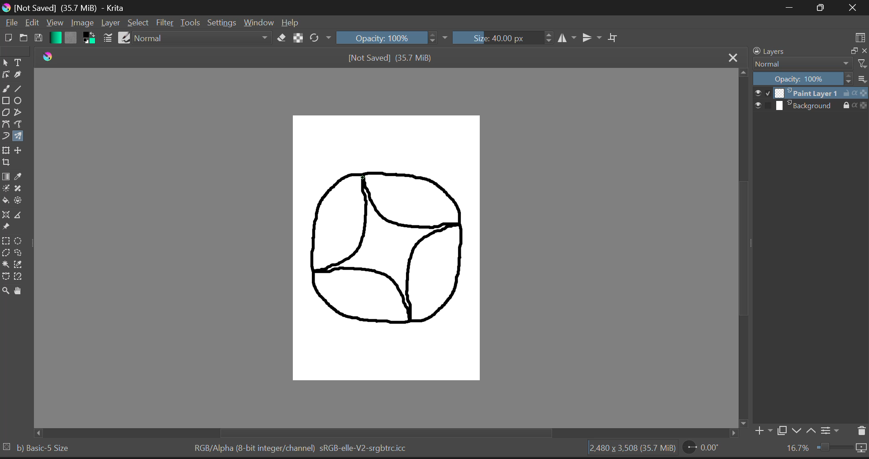  What do you see at coordinates (191, 23) in the screenshot?
I see `Tools` at bounding box center [191, 23].